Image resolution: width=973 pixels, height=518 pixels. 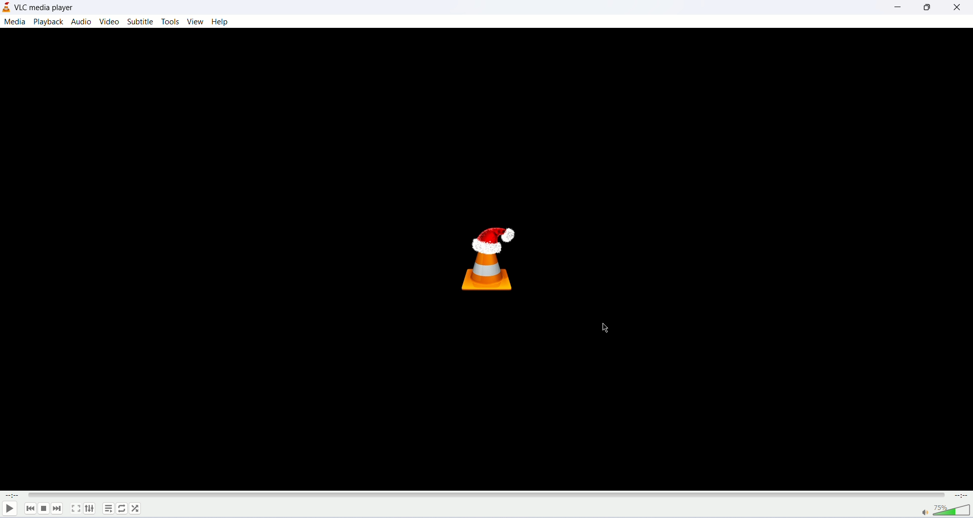 What do you see at coordinates (75, 508) in the screenshot?
I see `fullscreen` at bounding box center [75, 508].